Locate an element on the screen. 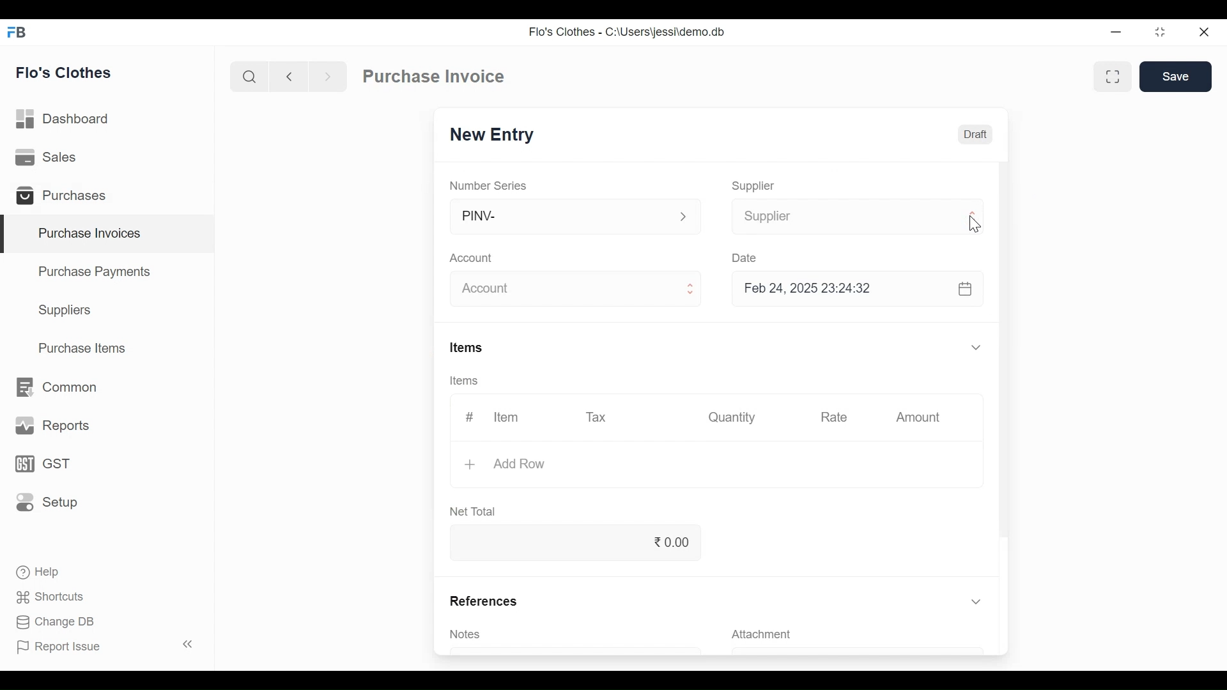 The image size is (1227, 690). Rate is located at coordinates (833, 417).